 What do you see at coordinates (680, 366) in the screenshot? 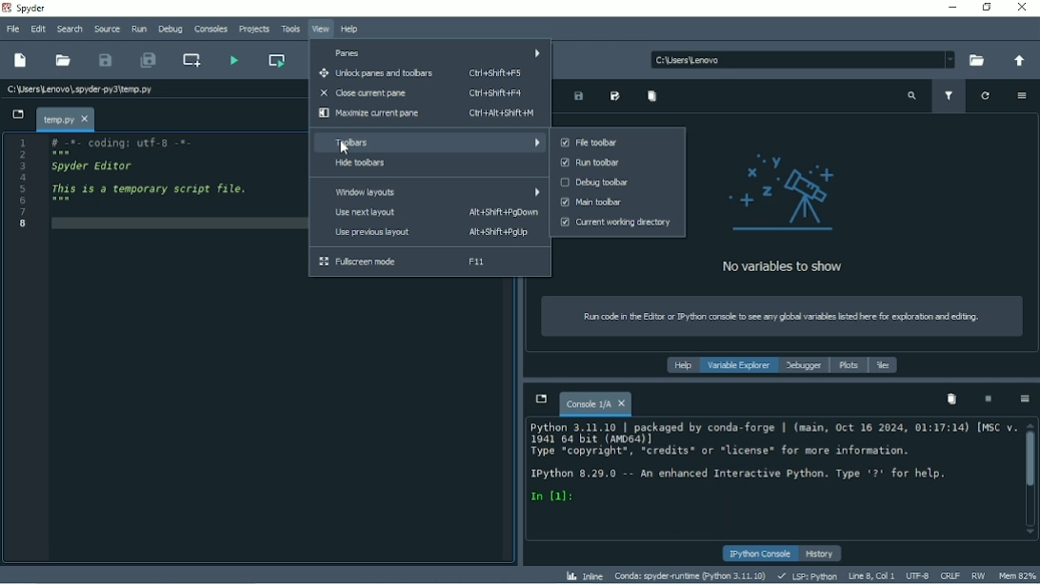
I see `Help` at bounding box center [680, 366].